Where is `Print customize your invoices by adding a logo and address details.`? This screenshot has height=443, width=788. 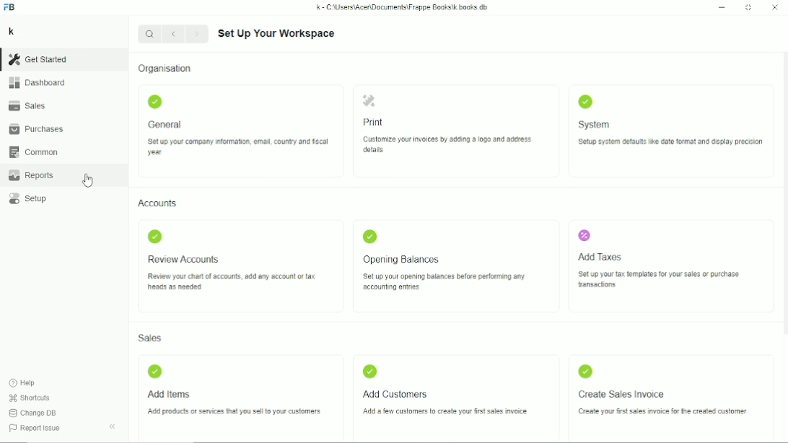 Print customize your invoices by adding a logo and address details. is located at coordinates (447, 124).